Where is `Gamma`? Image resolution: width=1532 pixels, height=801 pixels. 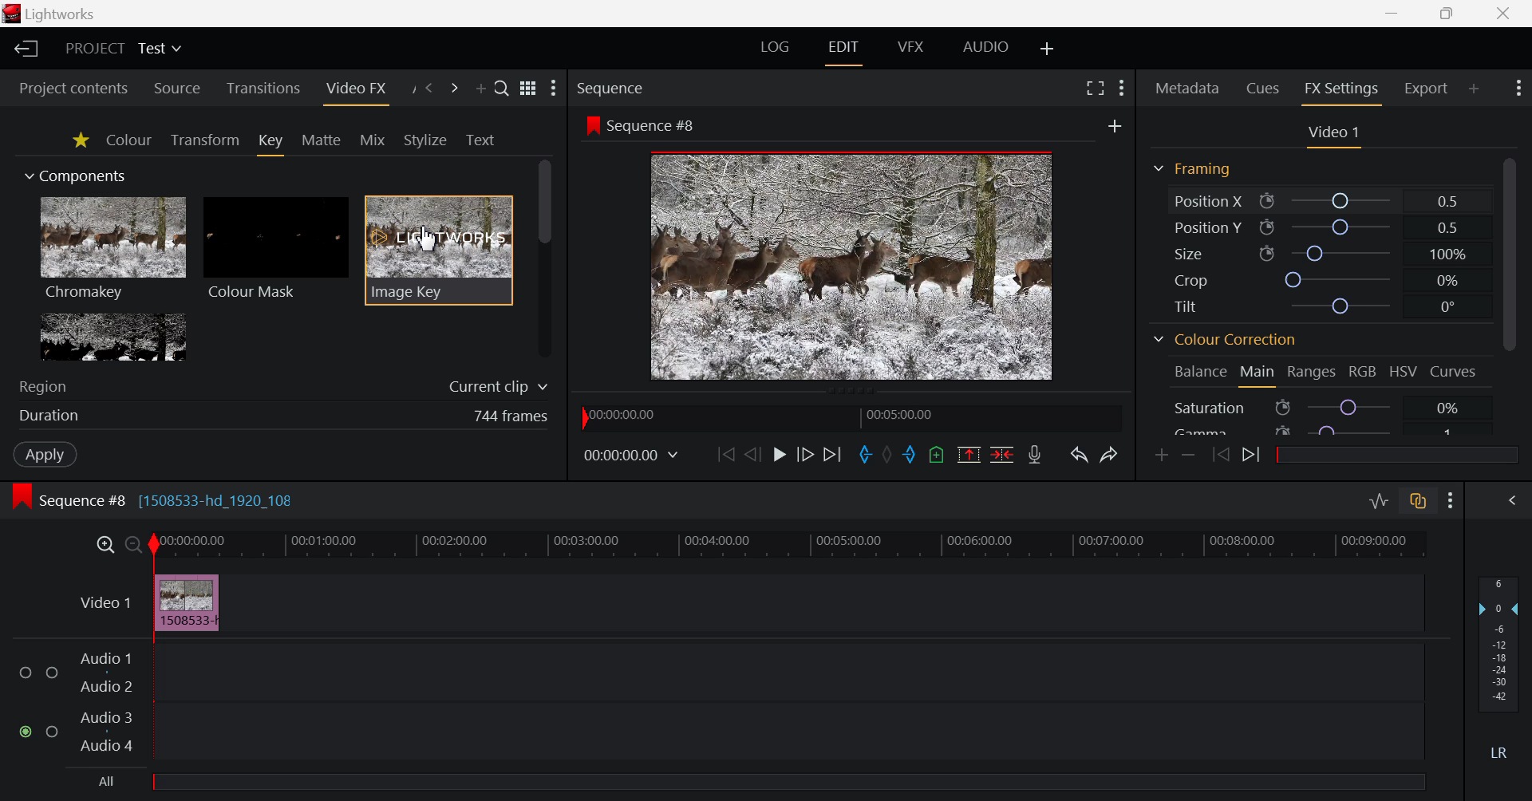 Gamma is located at coordinates (1349, 431).